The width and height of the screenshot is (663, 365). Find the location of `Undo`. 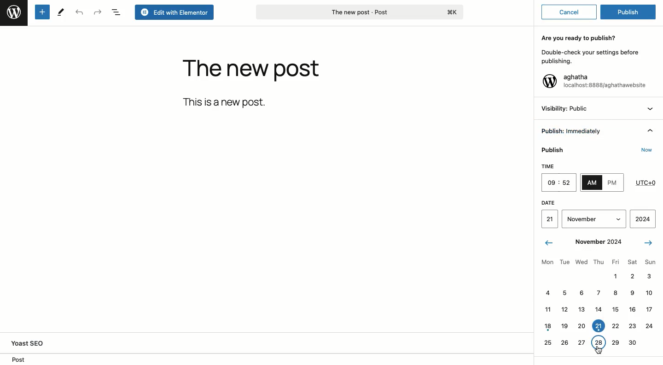

Undo is located at coordinates (79, 12).